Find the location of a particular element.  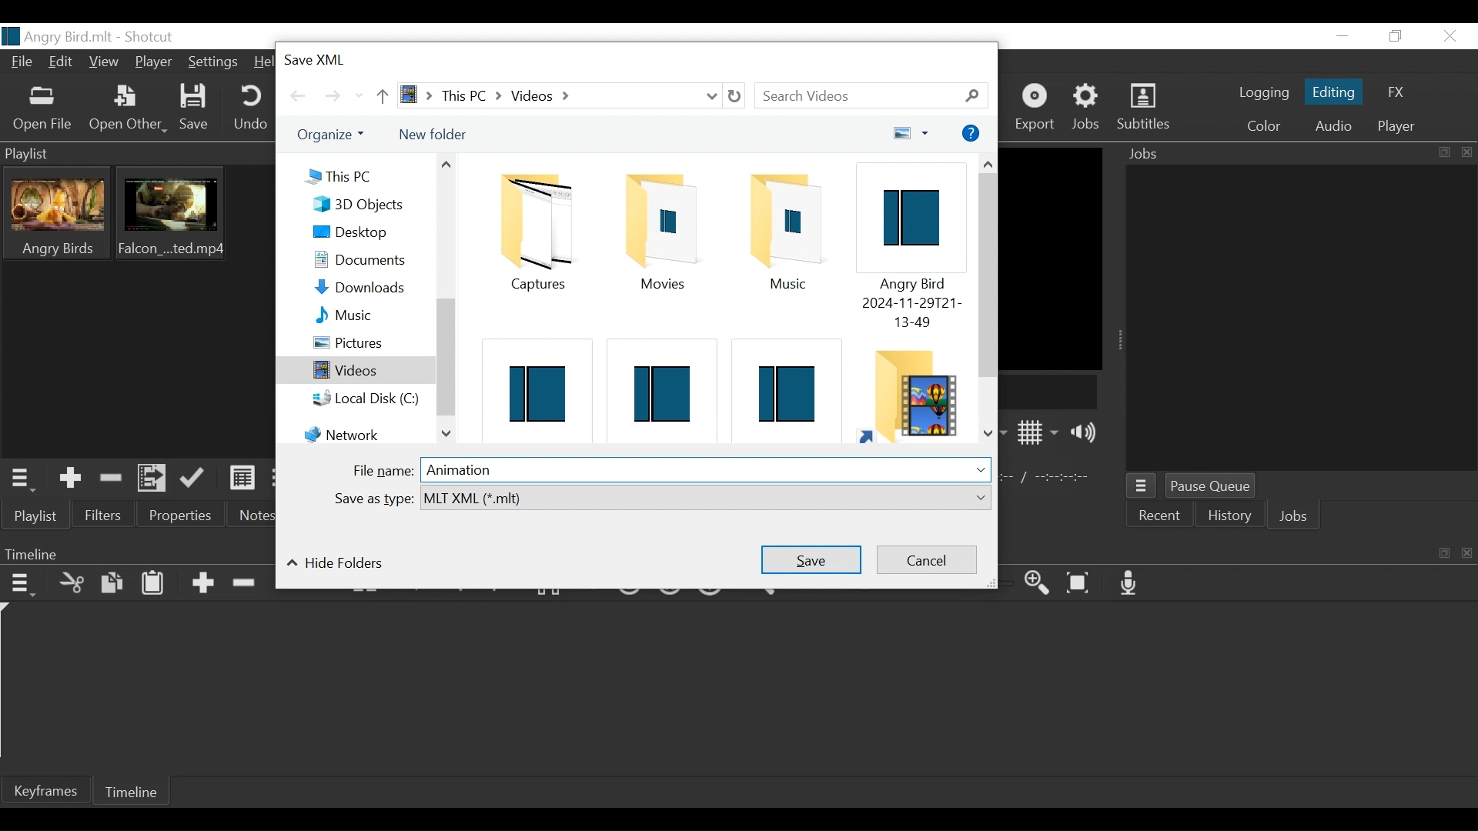

Ripple Delete is located at coordinates (243, 583).